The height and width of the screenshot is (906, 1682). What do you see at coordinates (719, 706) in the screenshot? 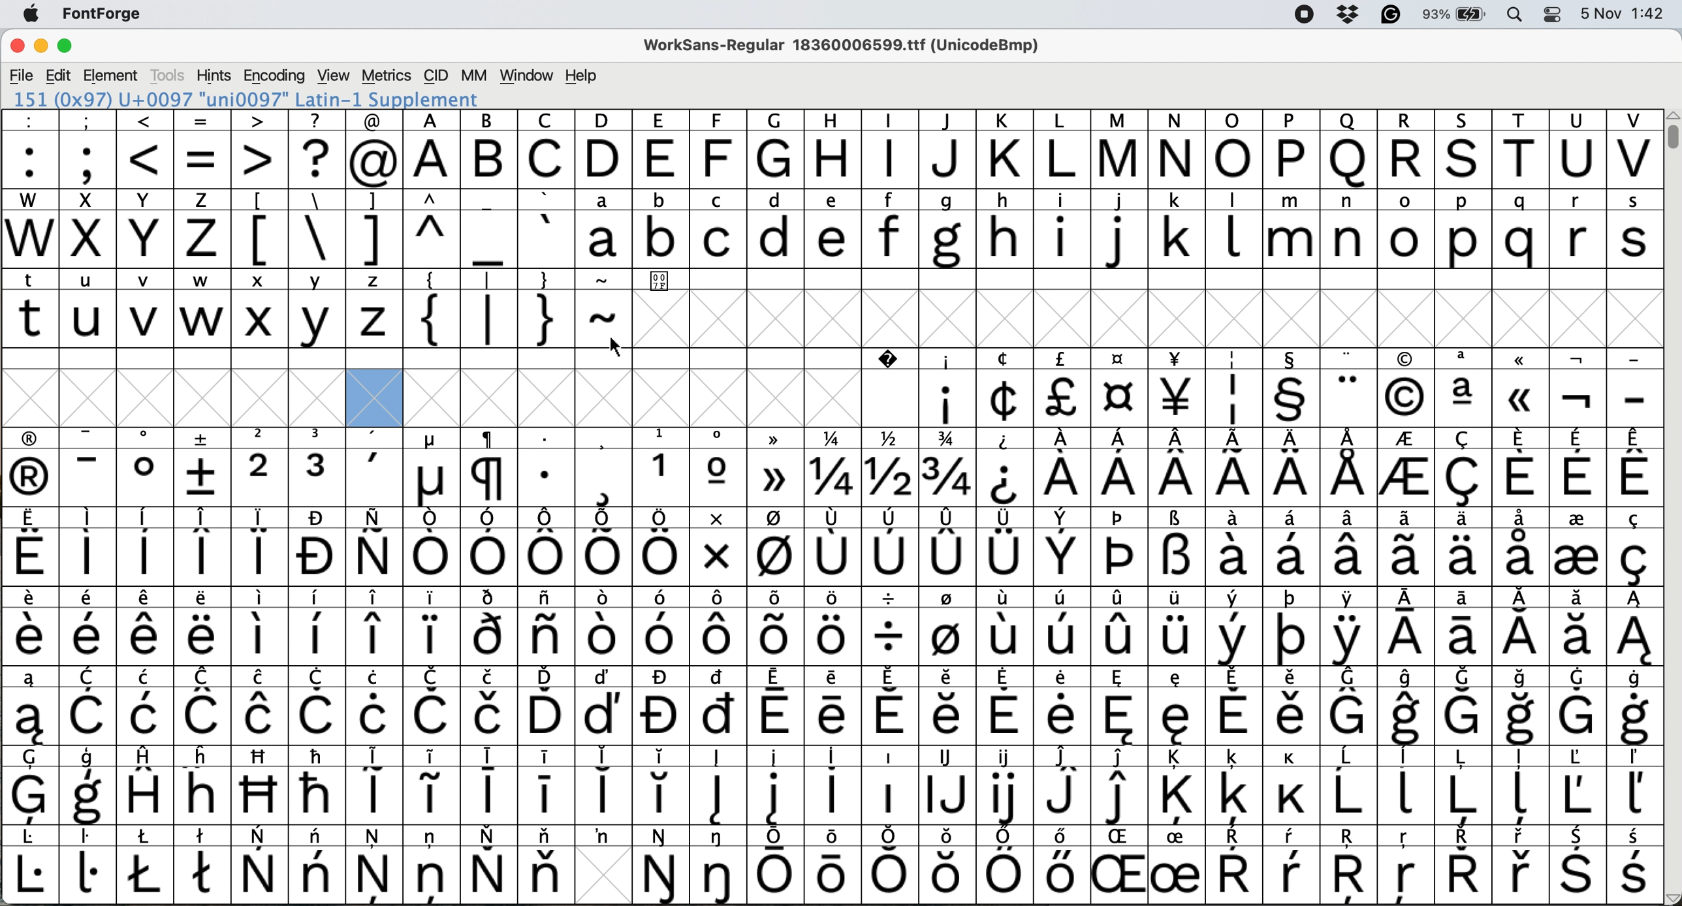
I see `symbol` at bounding box center [719, 706].